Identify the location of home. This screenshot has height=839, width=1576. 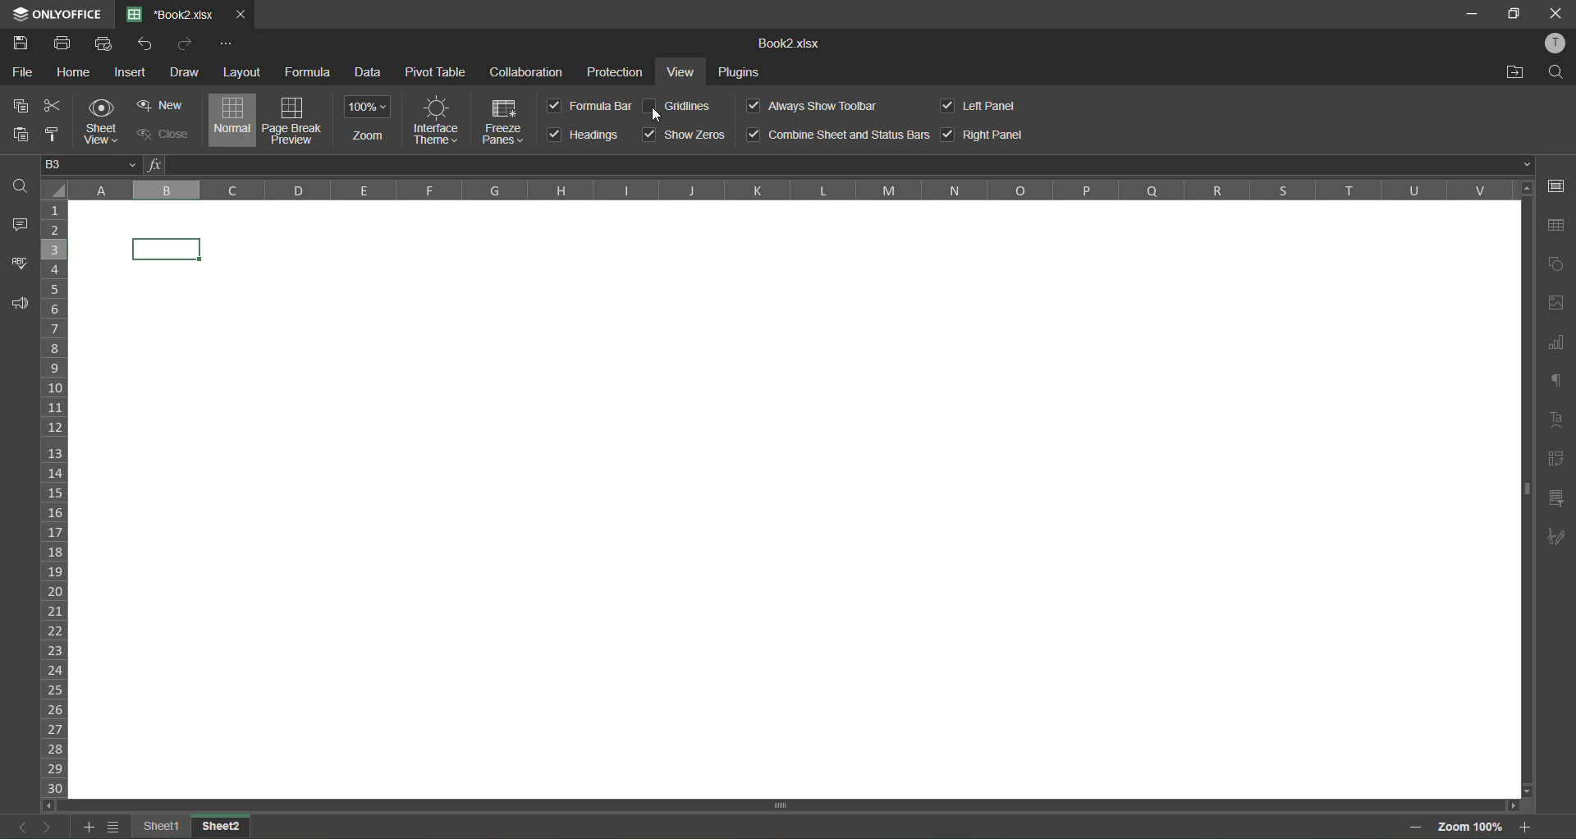
(78, 73).